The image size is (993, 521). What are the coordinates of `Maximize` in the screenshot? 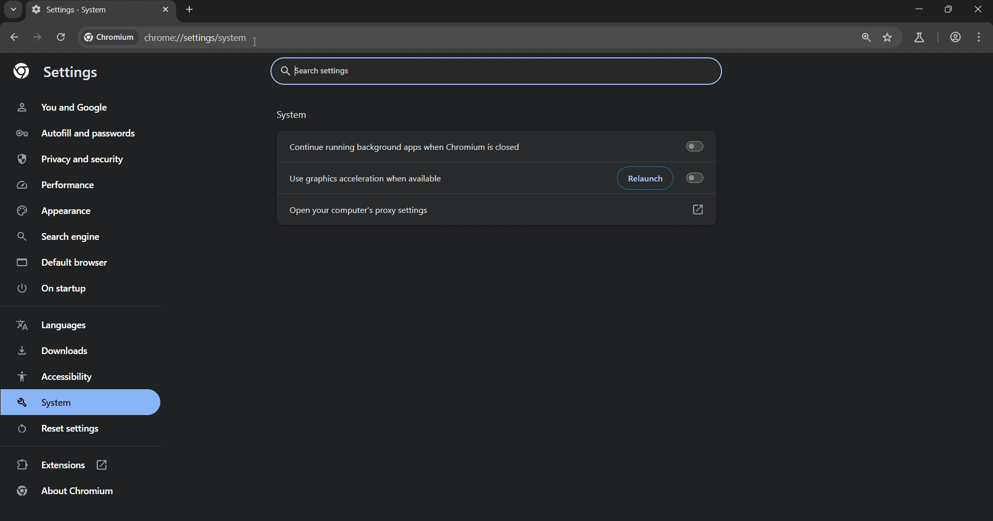 It's located at (949, 11).